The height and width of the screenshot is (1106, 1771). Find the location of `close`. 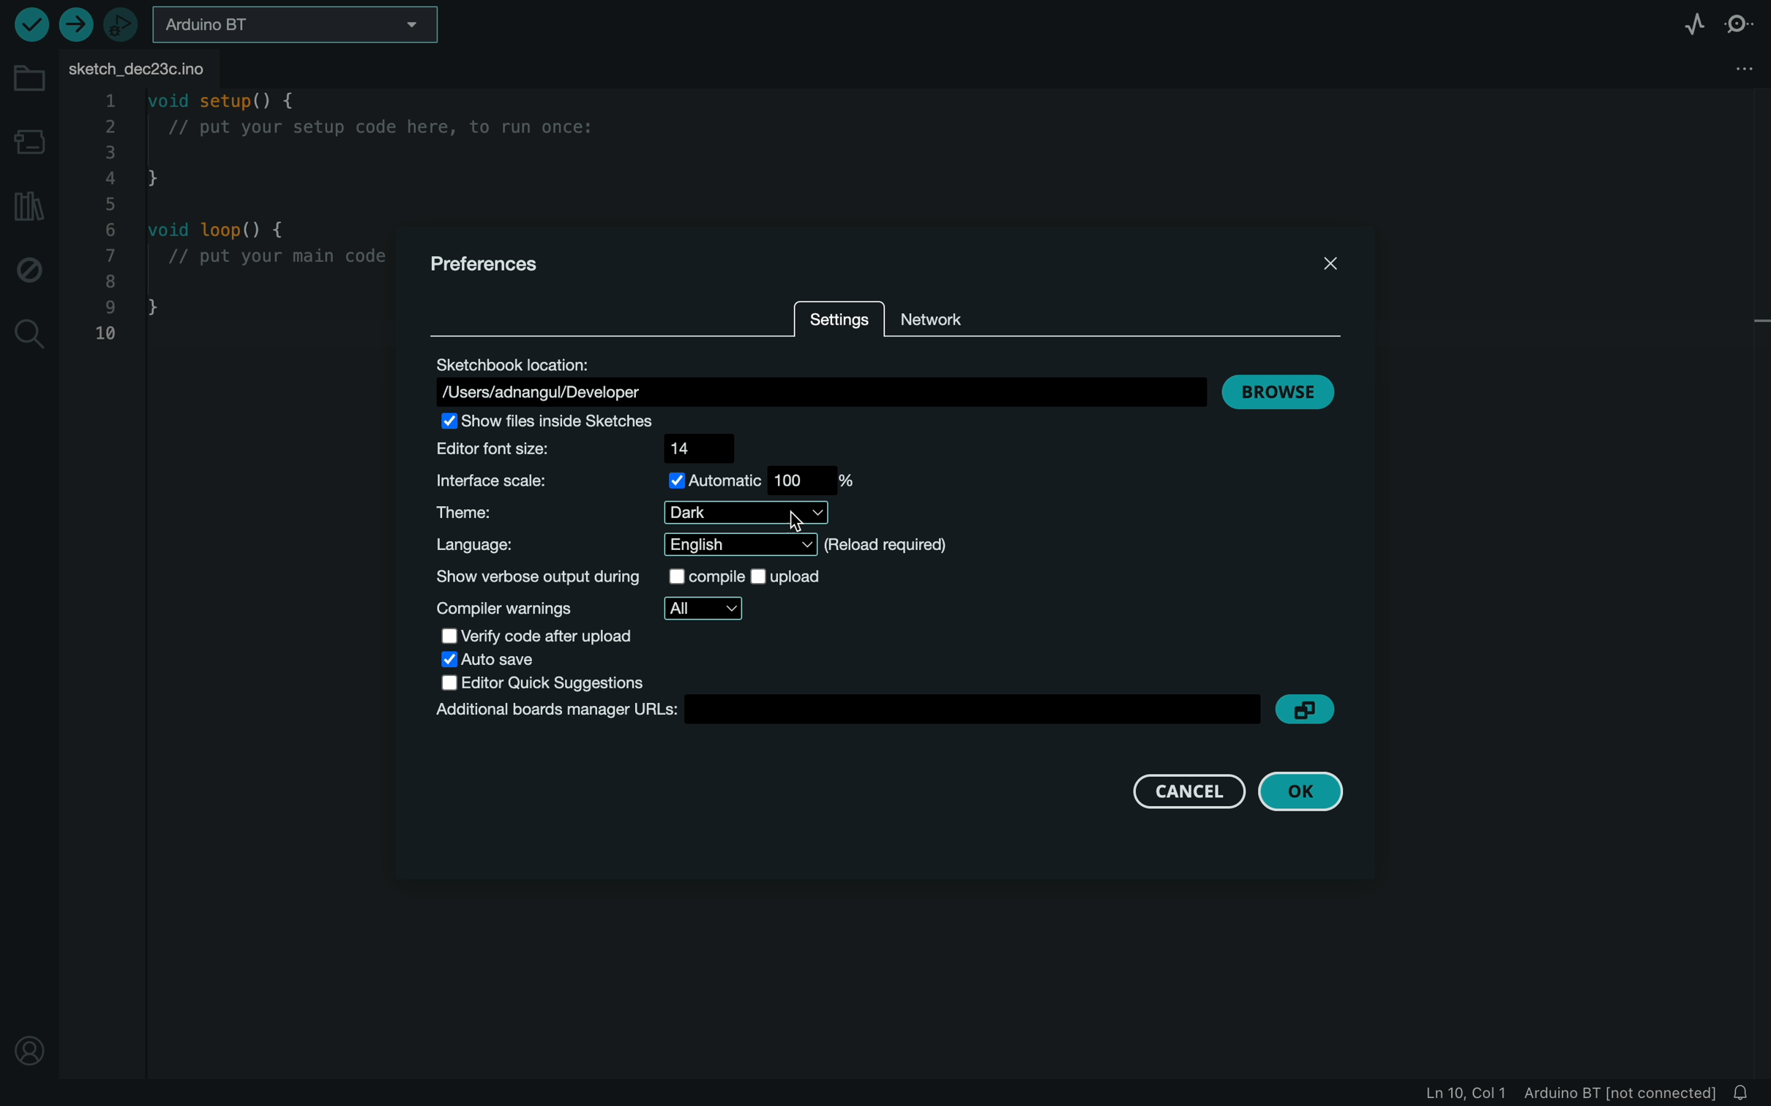

close is located at coordinates (1331, 264).